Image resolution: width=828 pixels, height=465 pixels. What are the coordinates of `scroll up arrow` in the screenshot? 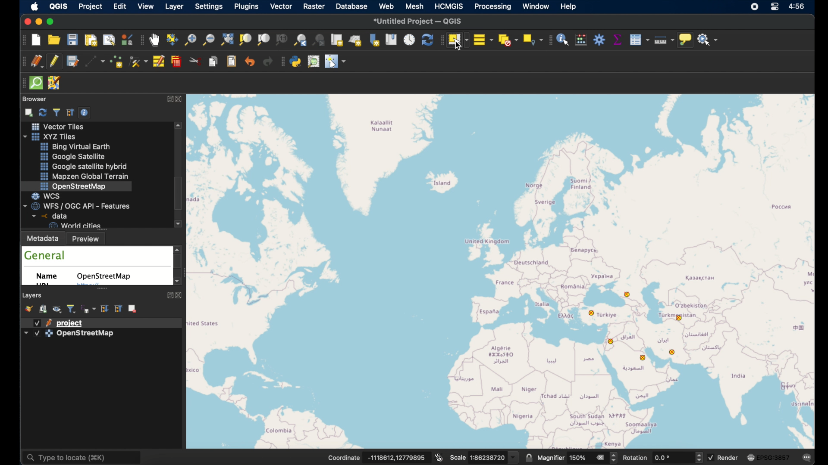 It's located at (179, 126).